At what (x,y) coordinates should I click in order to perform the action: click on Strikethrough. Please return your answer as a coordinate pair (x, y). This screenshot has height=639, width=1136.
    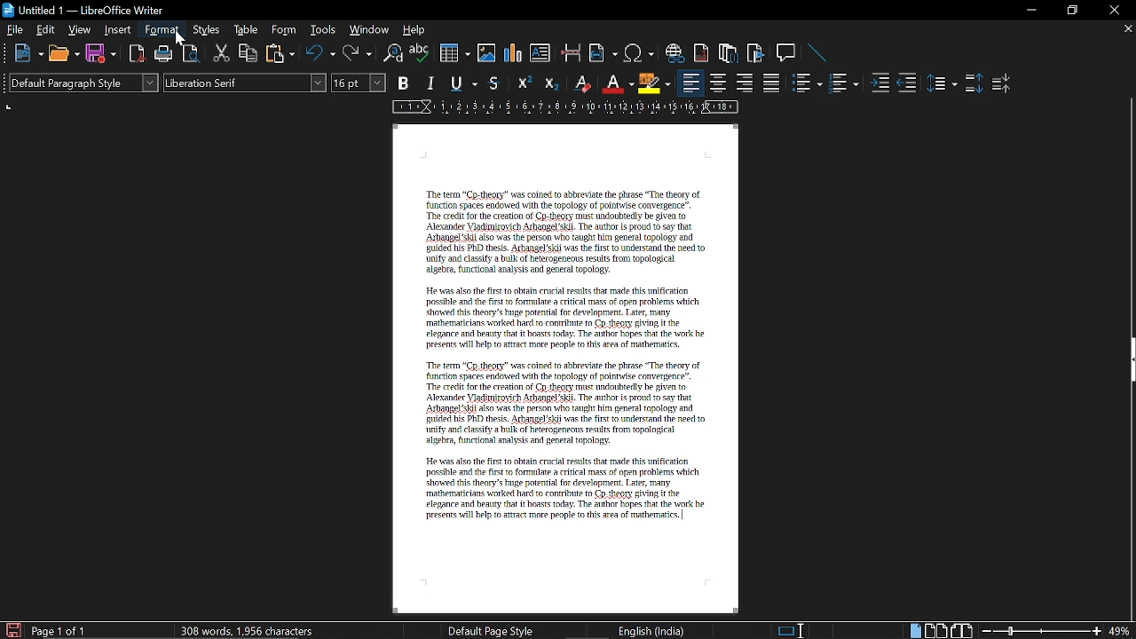
    Looking at the image, I should click on (498, 83).